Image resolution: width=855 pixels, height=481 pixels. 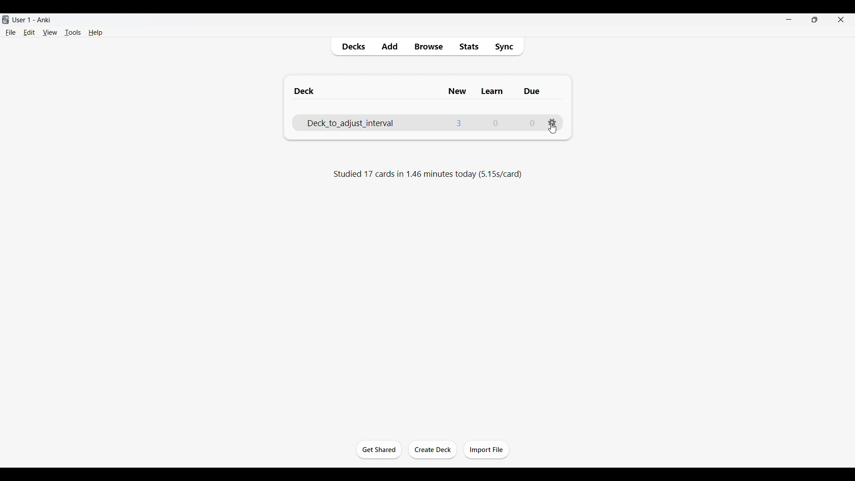 What do you see at coordinates (492, 92) in the screenshot?
I see `Learn column` at bounding box center [492, 92].